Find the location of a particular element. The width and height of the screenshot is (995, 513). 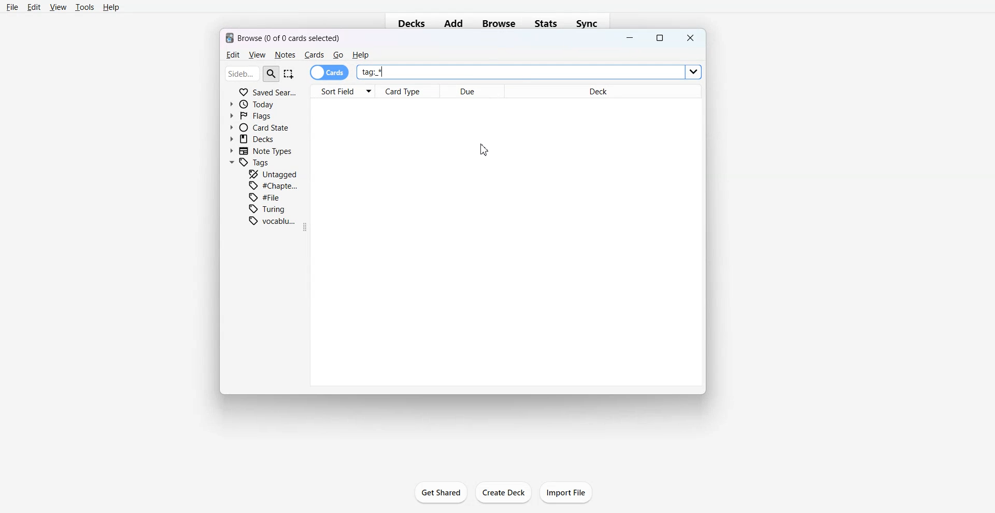

Import File is located at coordinates (567, 492).